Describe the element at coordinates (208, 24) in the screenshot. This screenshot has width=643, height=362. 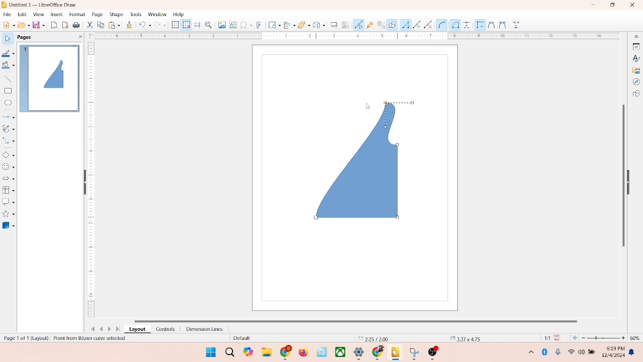
I see `zoom and pan` at that location.